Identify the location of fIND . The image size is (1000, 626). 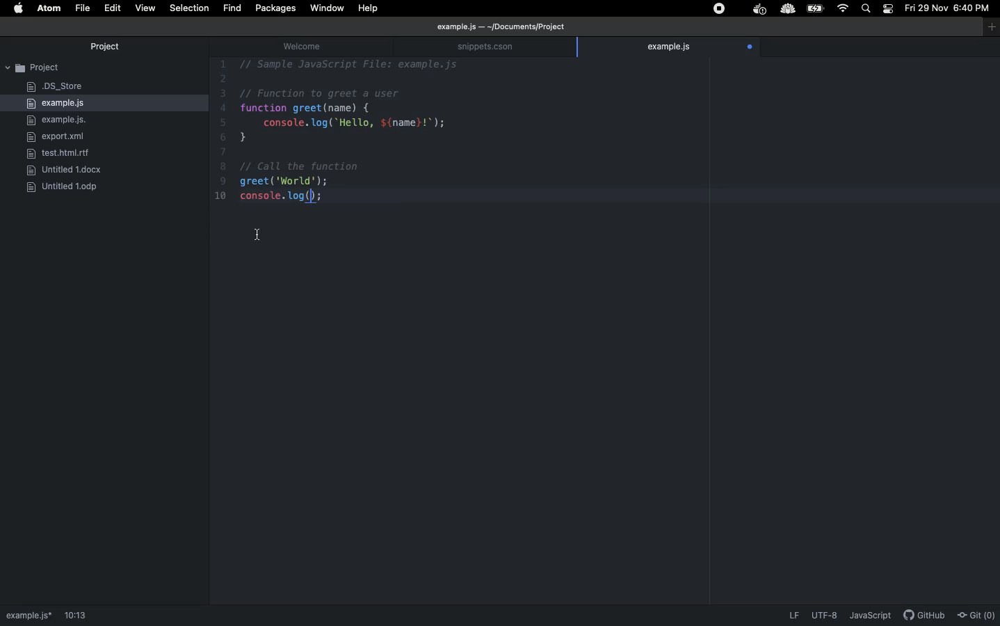
(232, 8).